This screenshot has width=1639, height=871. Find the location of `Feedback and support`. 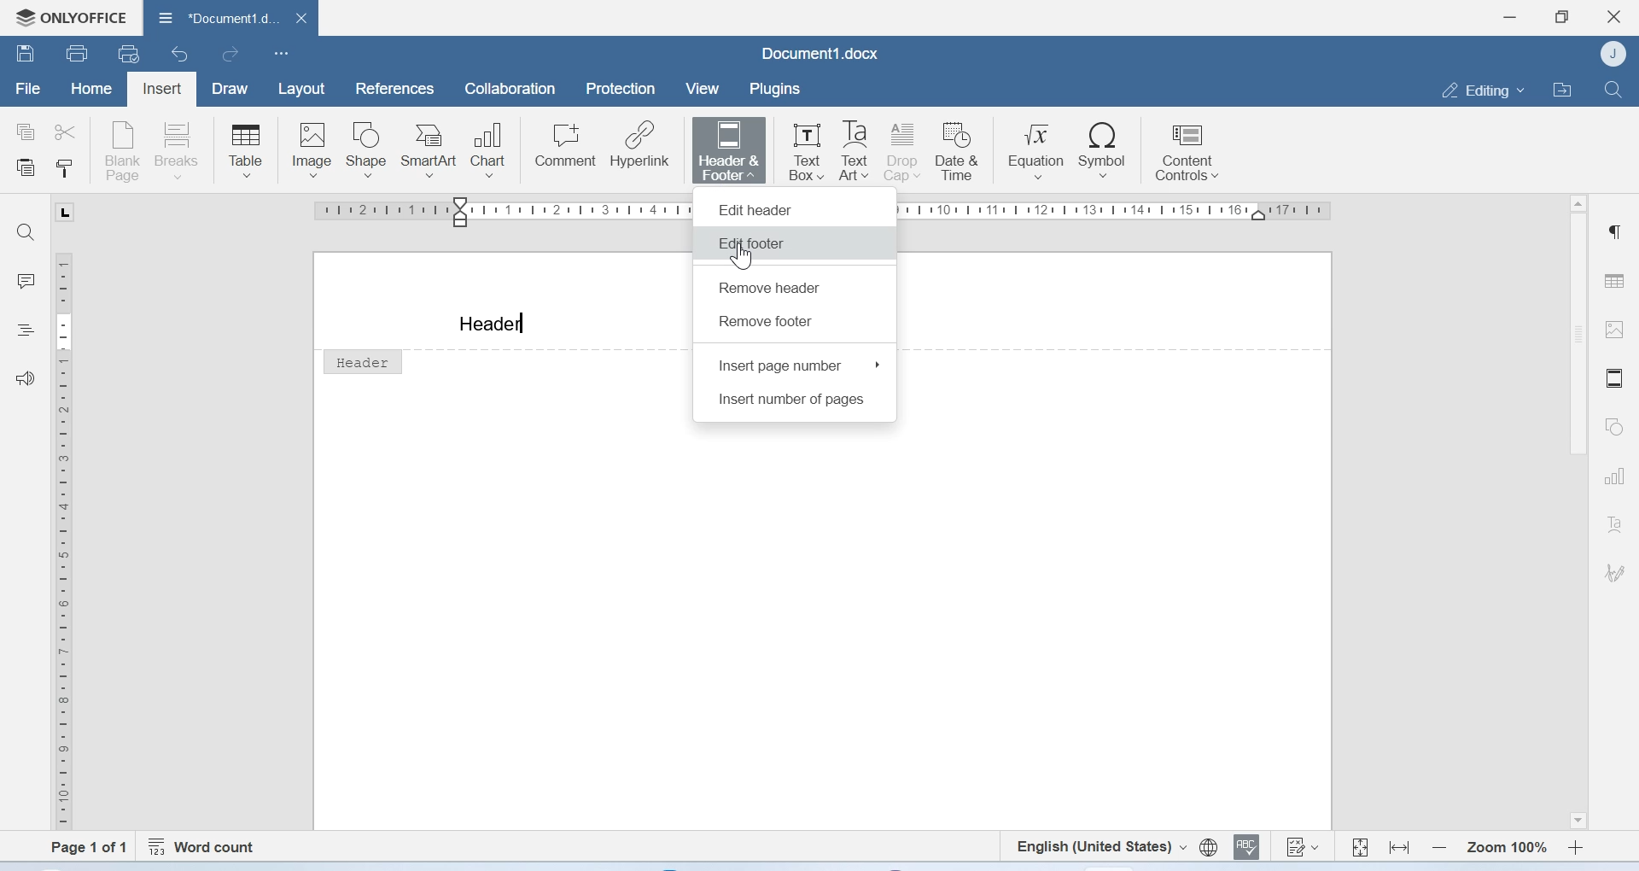

Feedback and support is located at coordinates (26, 377).